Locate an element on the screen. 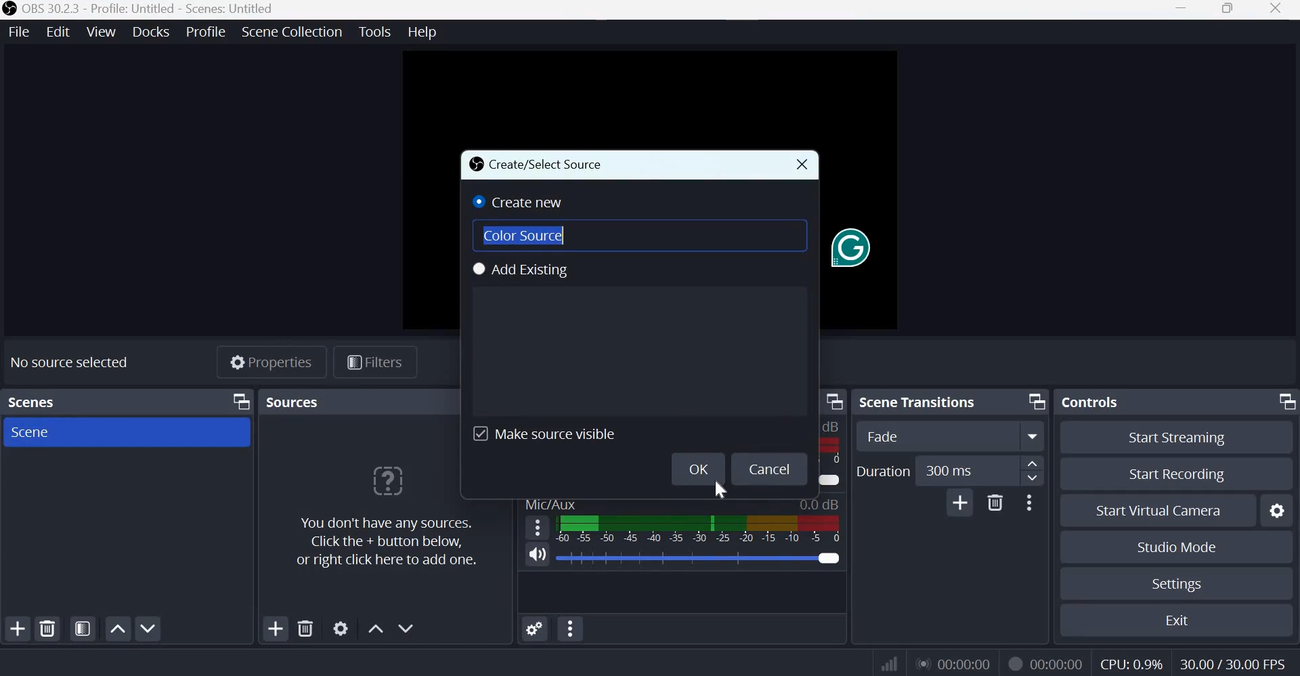  Speaker icon is located at coordinates (538, 555).